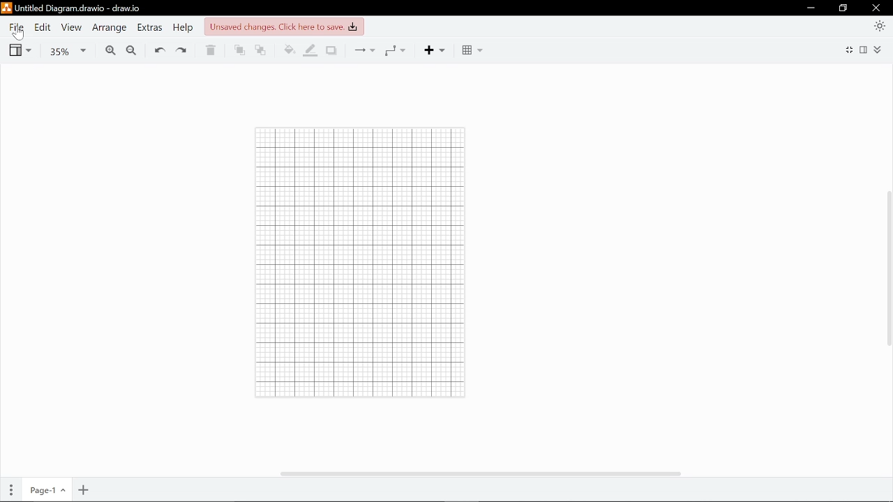 Image resolution: width=893 pixels, height=502 pixels. I want to click on Edit, so click(43, 28).